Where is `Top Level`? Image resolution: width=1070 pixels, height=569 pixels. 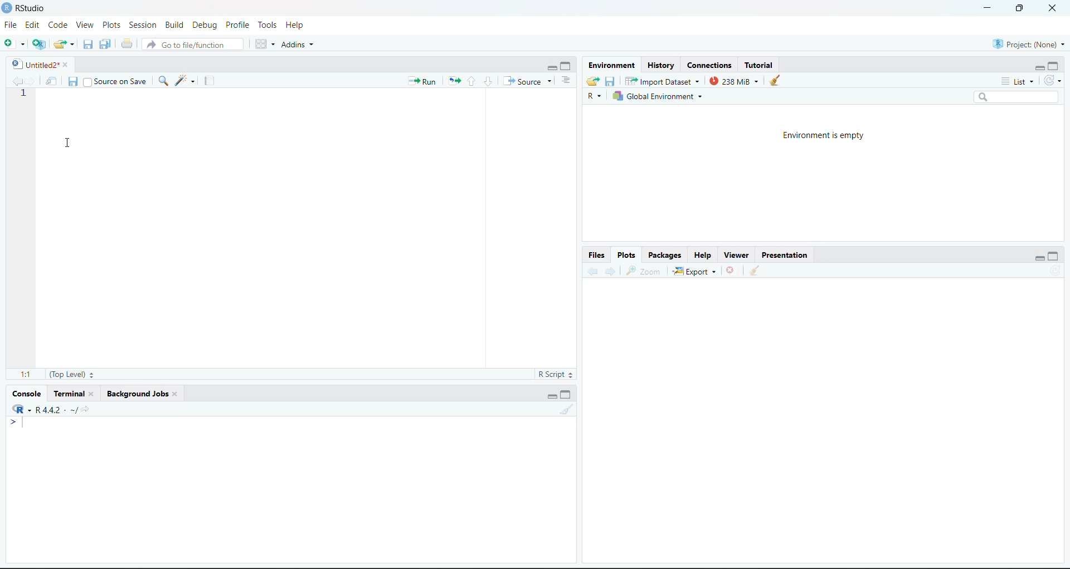 Top Level is located at coordinates (72, 374).